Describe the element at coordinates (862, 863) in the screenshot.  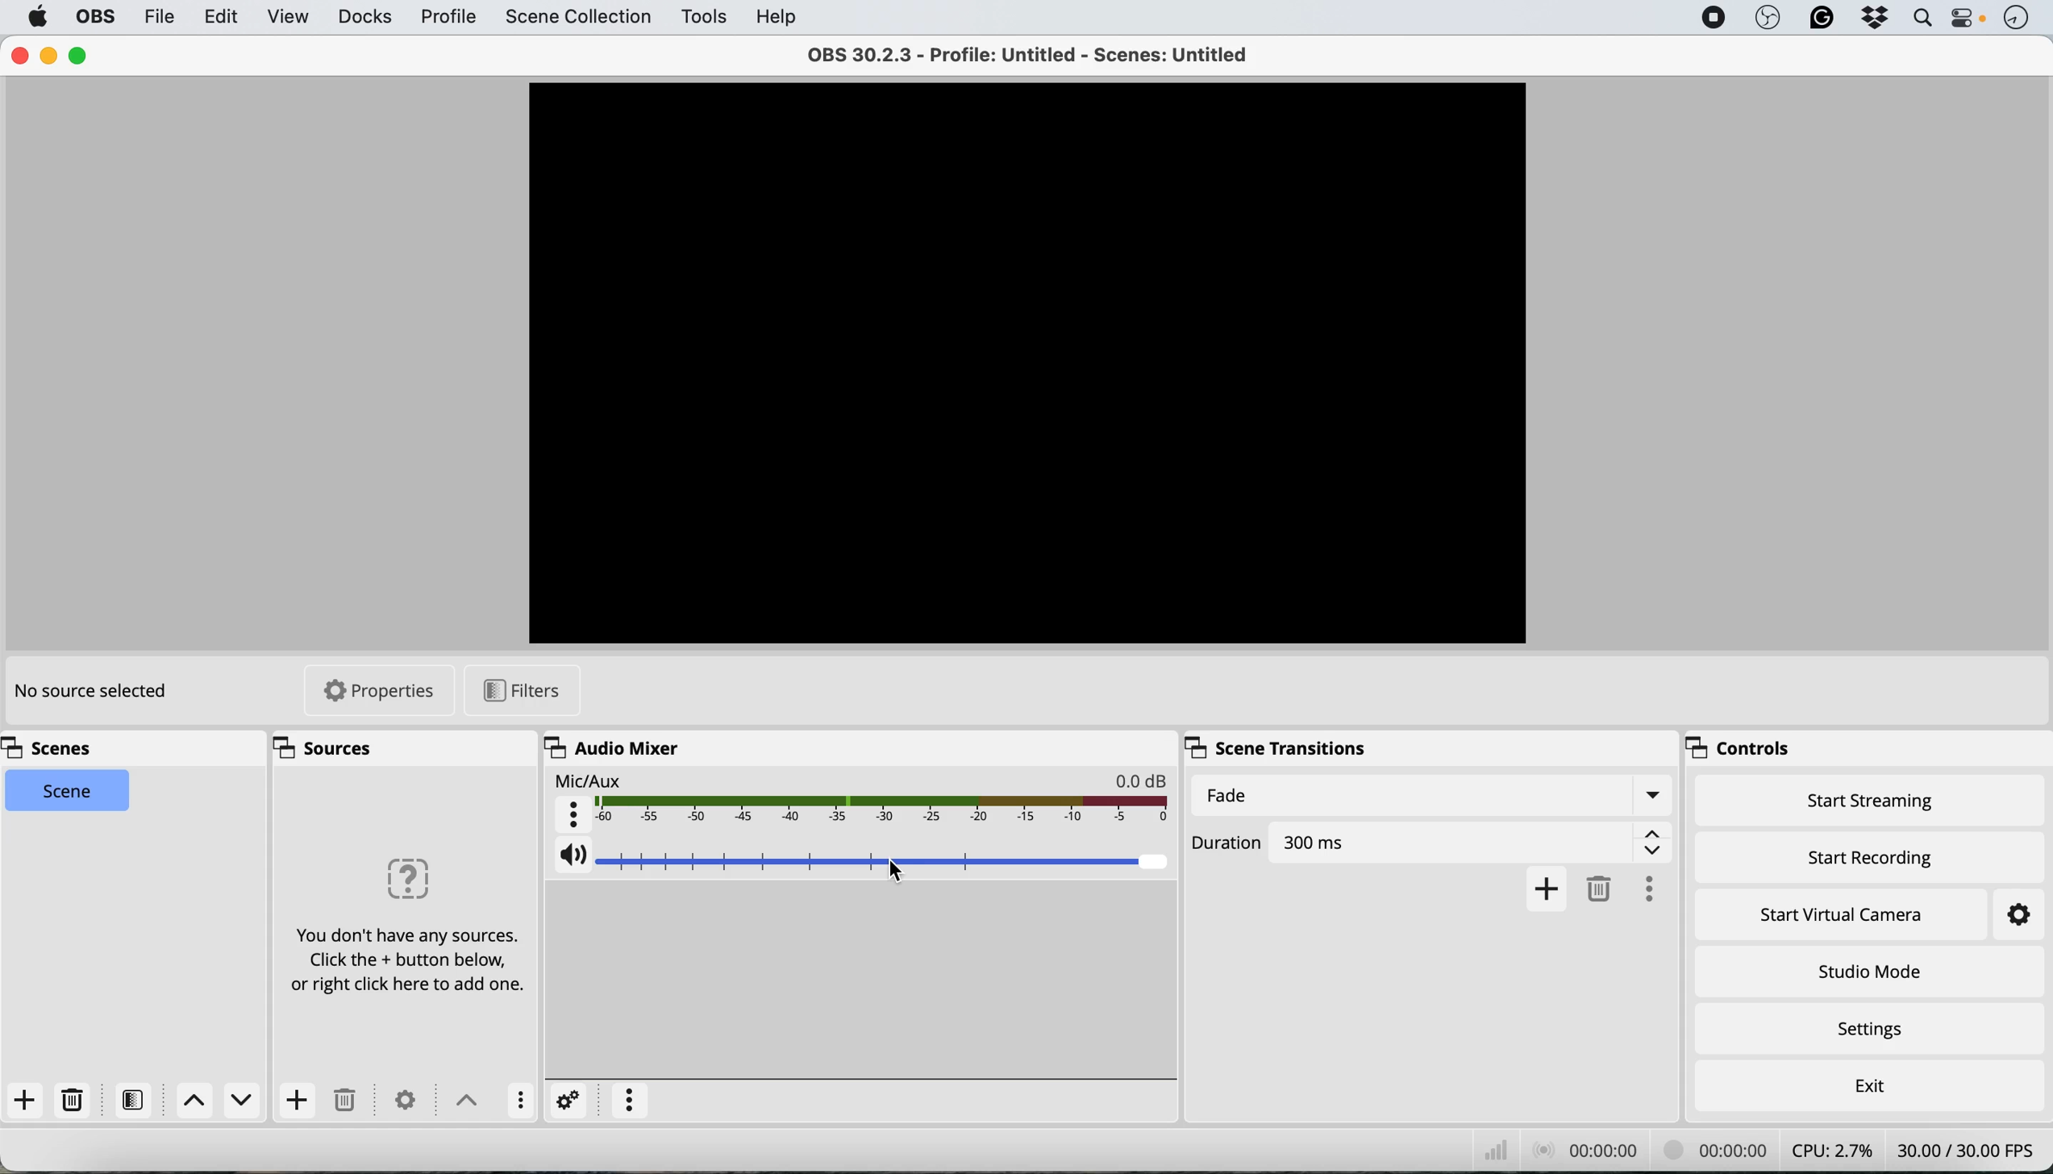
I see `mic aux audio volume` at that location.